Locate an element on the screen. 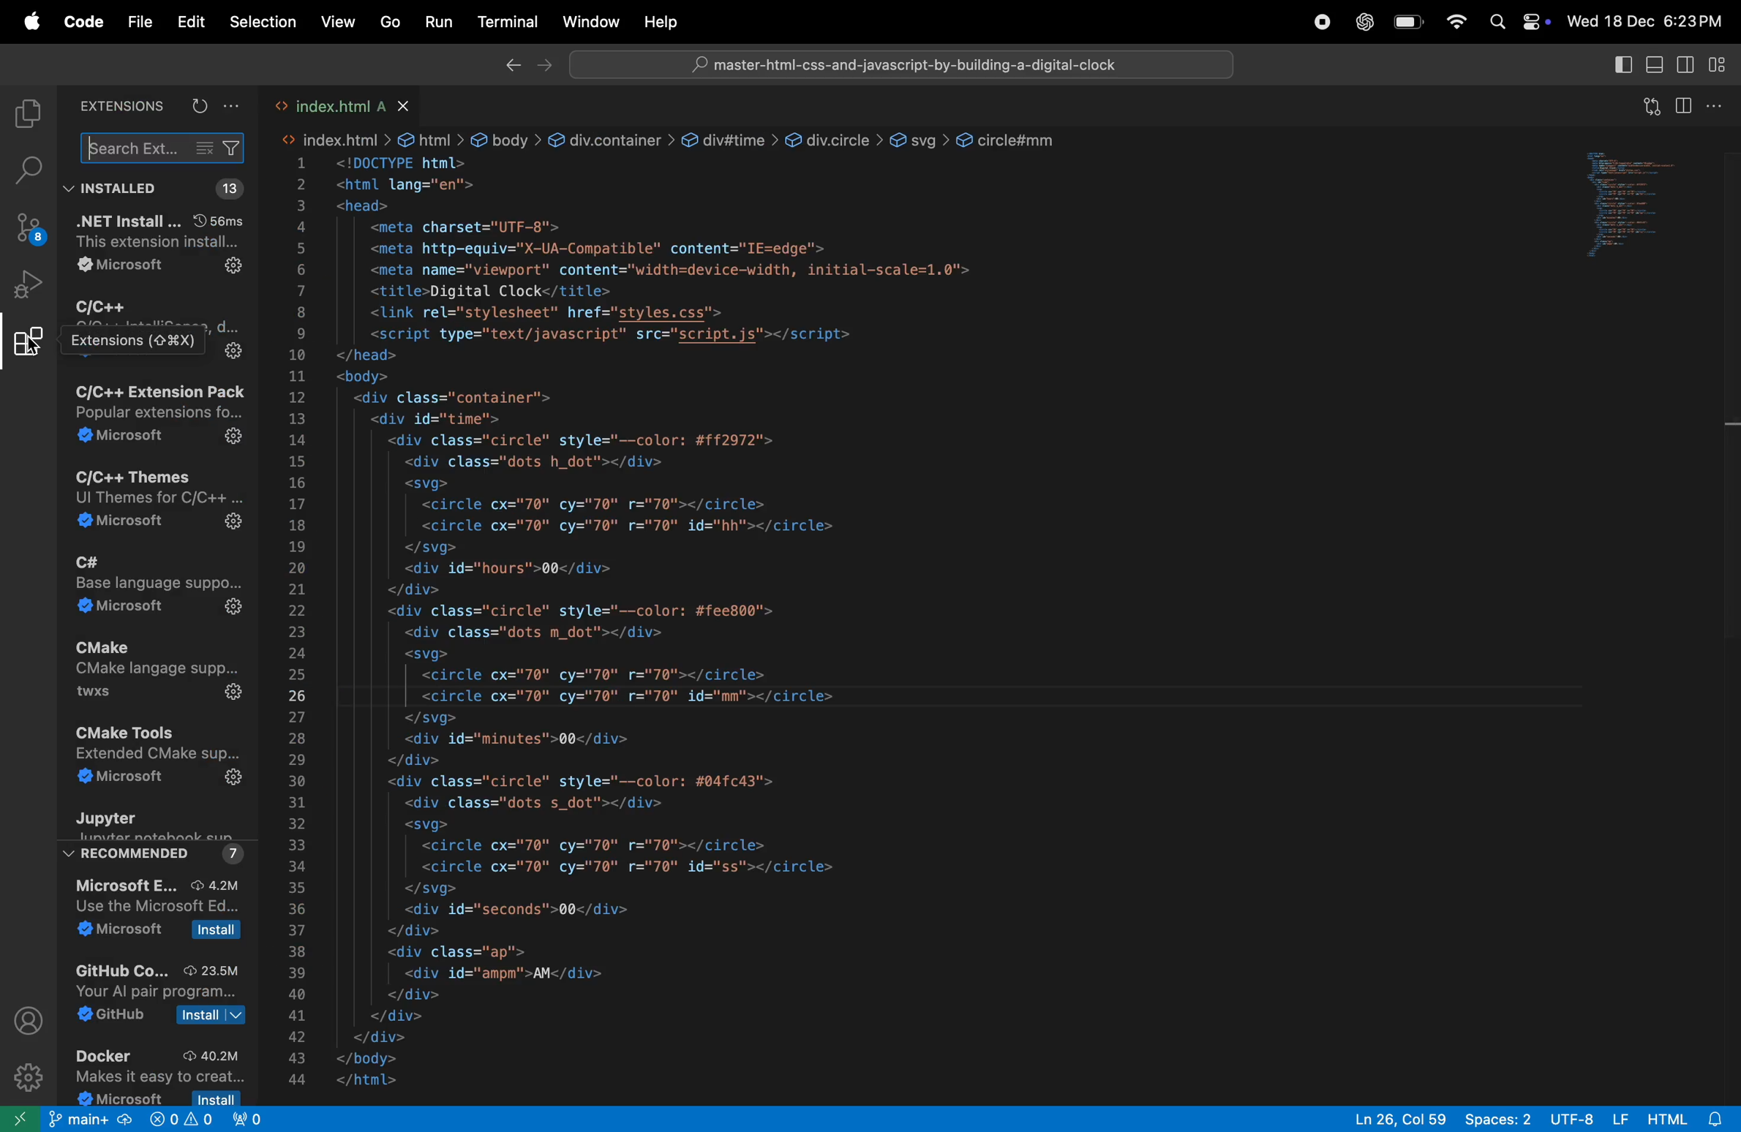  C++ extension pack is located at coordinates (160, 414).